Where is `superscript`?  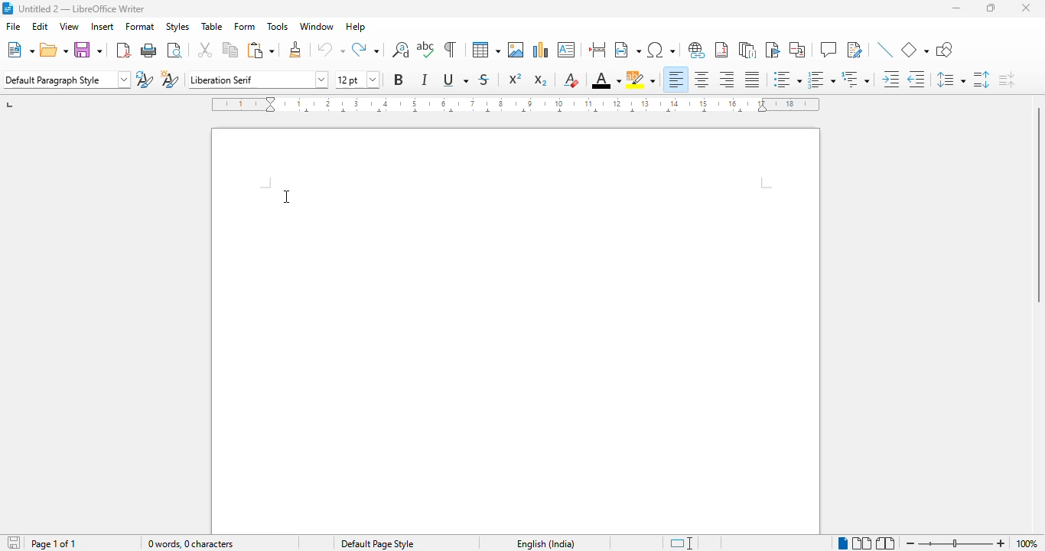
superscript is located at coordinates (516, 77).